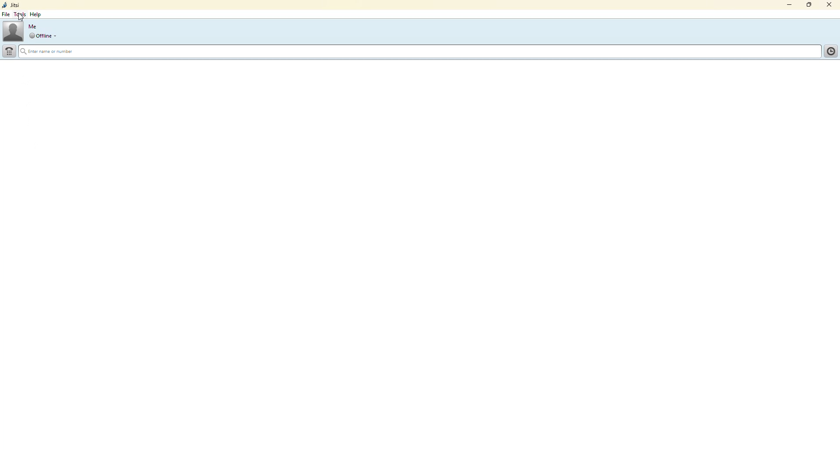 The height and width of the screenshot is (451, 840). I want to click on close, so click(829, 5).